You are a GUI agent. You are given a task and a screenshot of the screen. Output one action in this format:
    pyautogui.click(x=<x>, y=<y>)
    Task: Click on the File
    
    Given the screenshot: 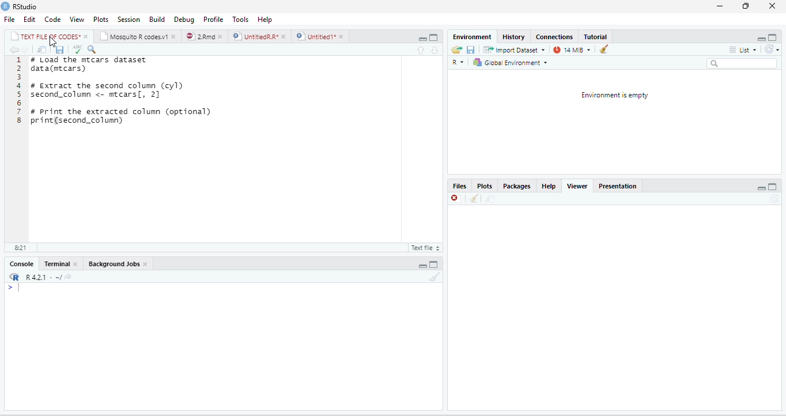 What is the action you would take?
    pyautogui.click(x=9, y=19)
    